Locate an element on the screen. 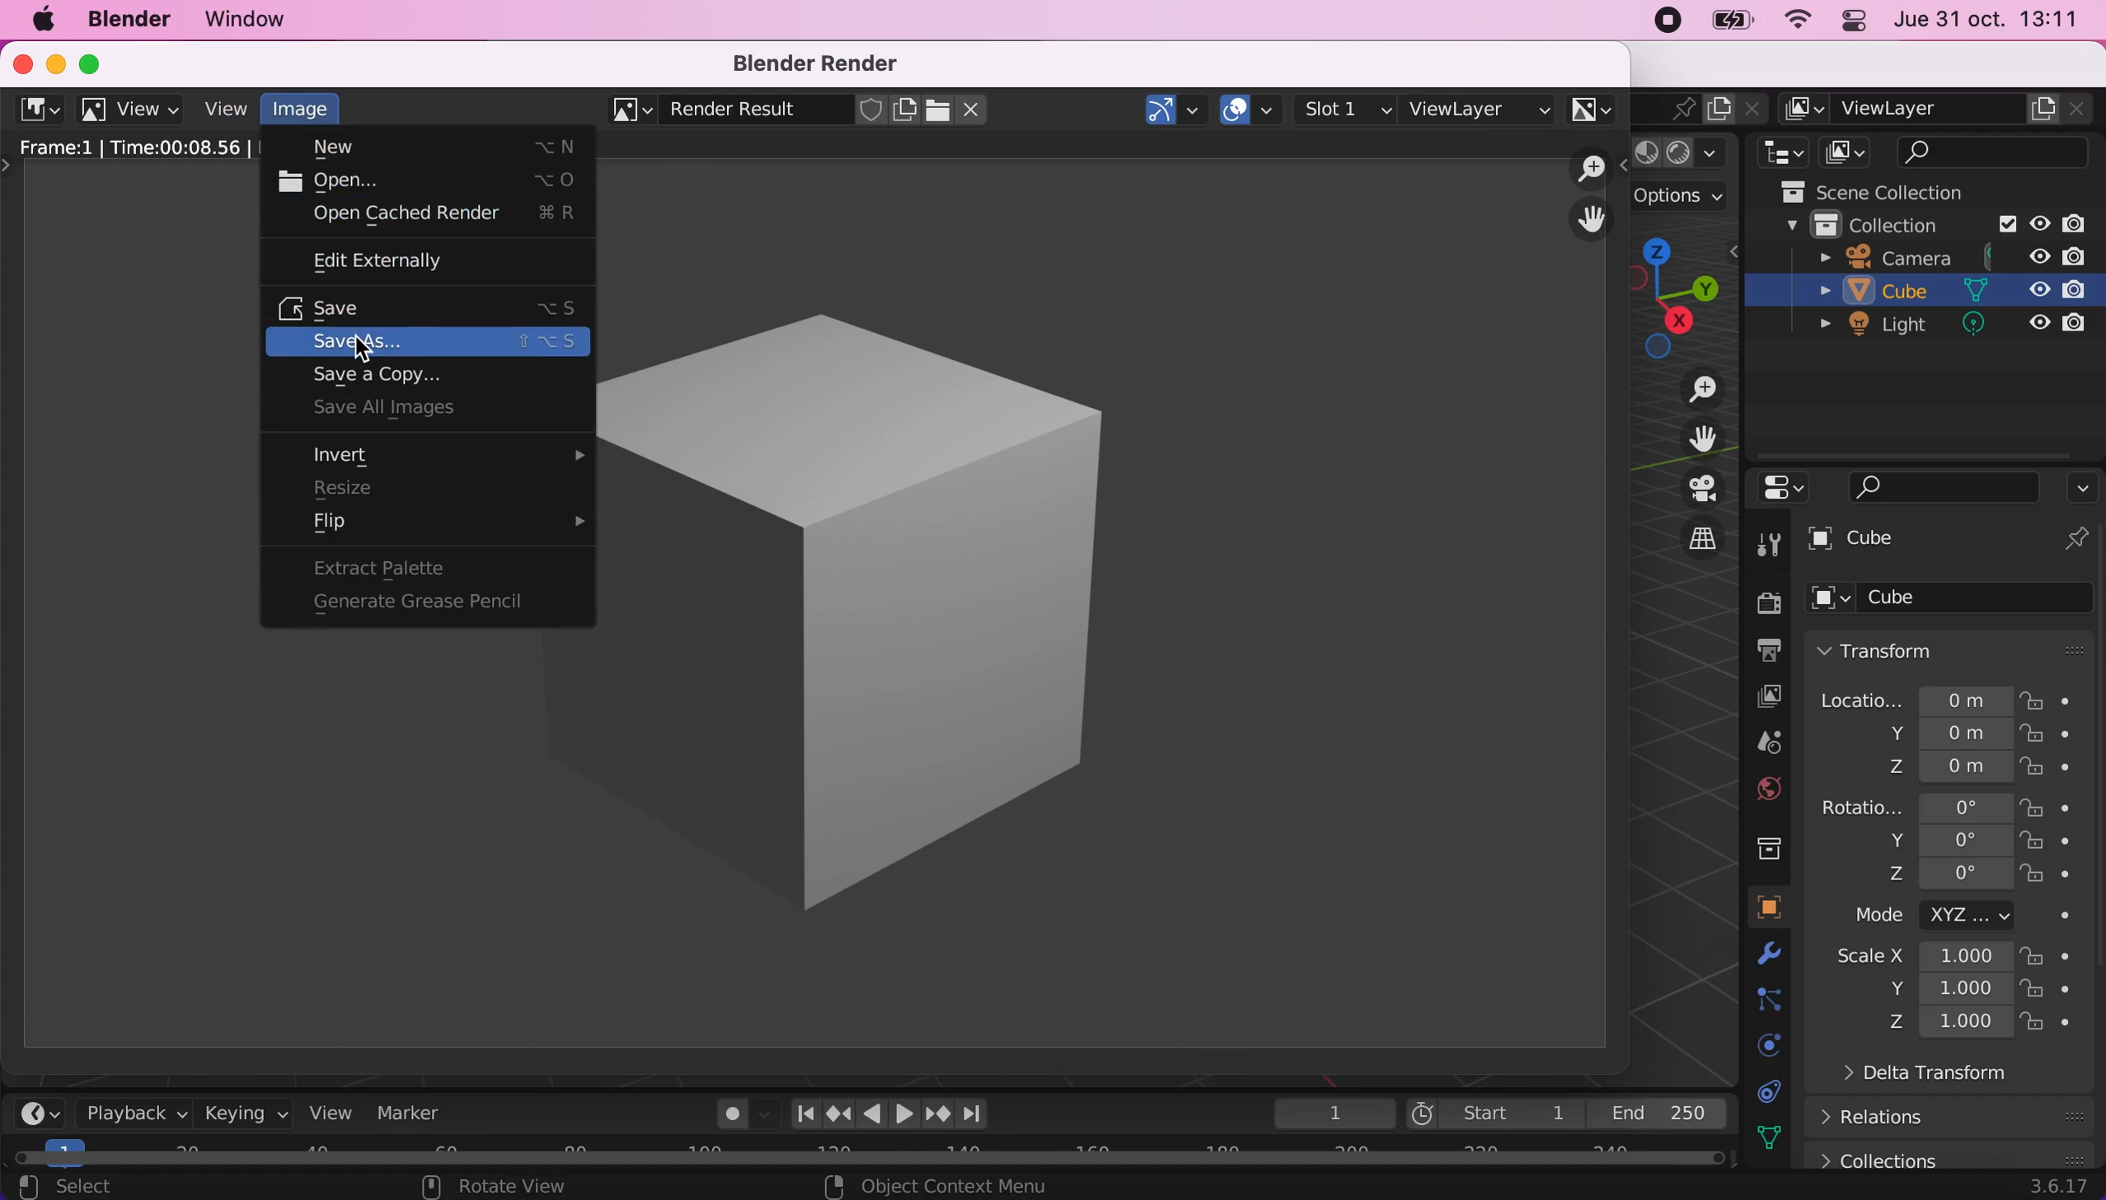  light is located at coordinates (1940, 328).